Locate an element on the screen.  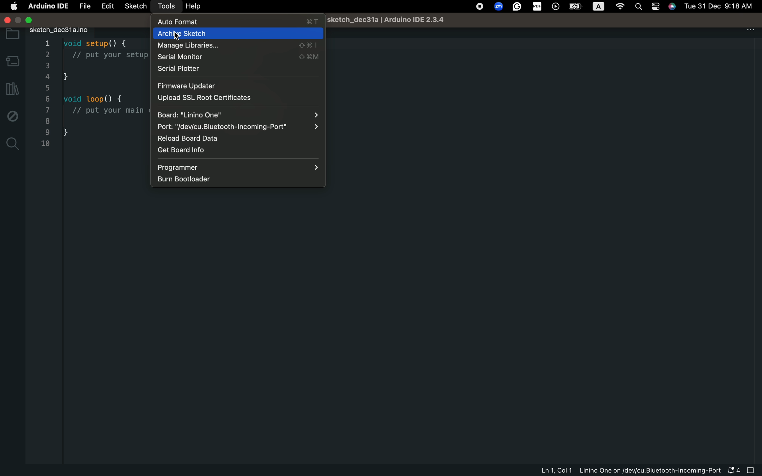
Programmer is located at coordinates (239, 166).